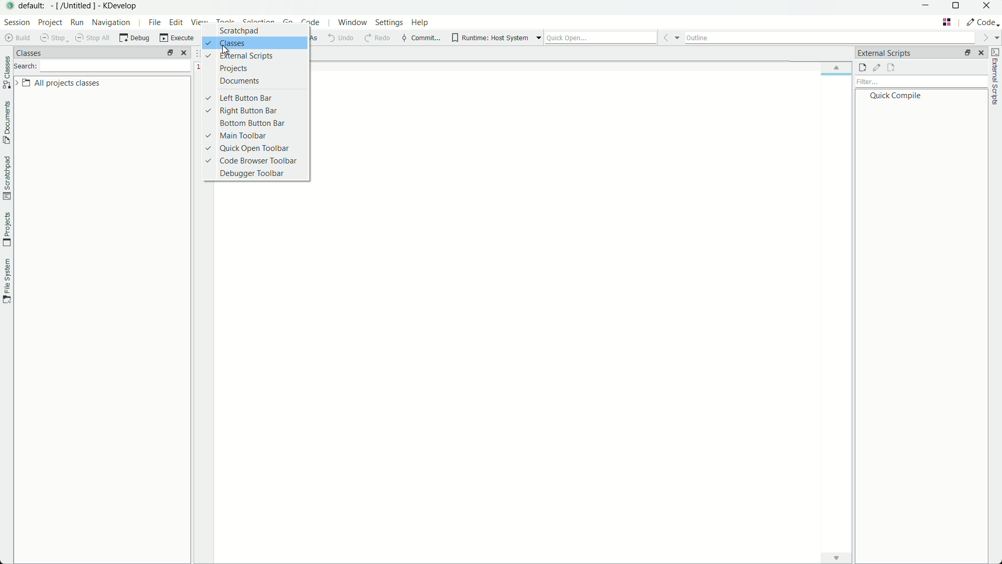  Describe the element at coordinates (85, 51) in the screenshot. I see `classes` at that location.